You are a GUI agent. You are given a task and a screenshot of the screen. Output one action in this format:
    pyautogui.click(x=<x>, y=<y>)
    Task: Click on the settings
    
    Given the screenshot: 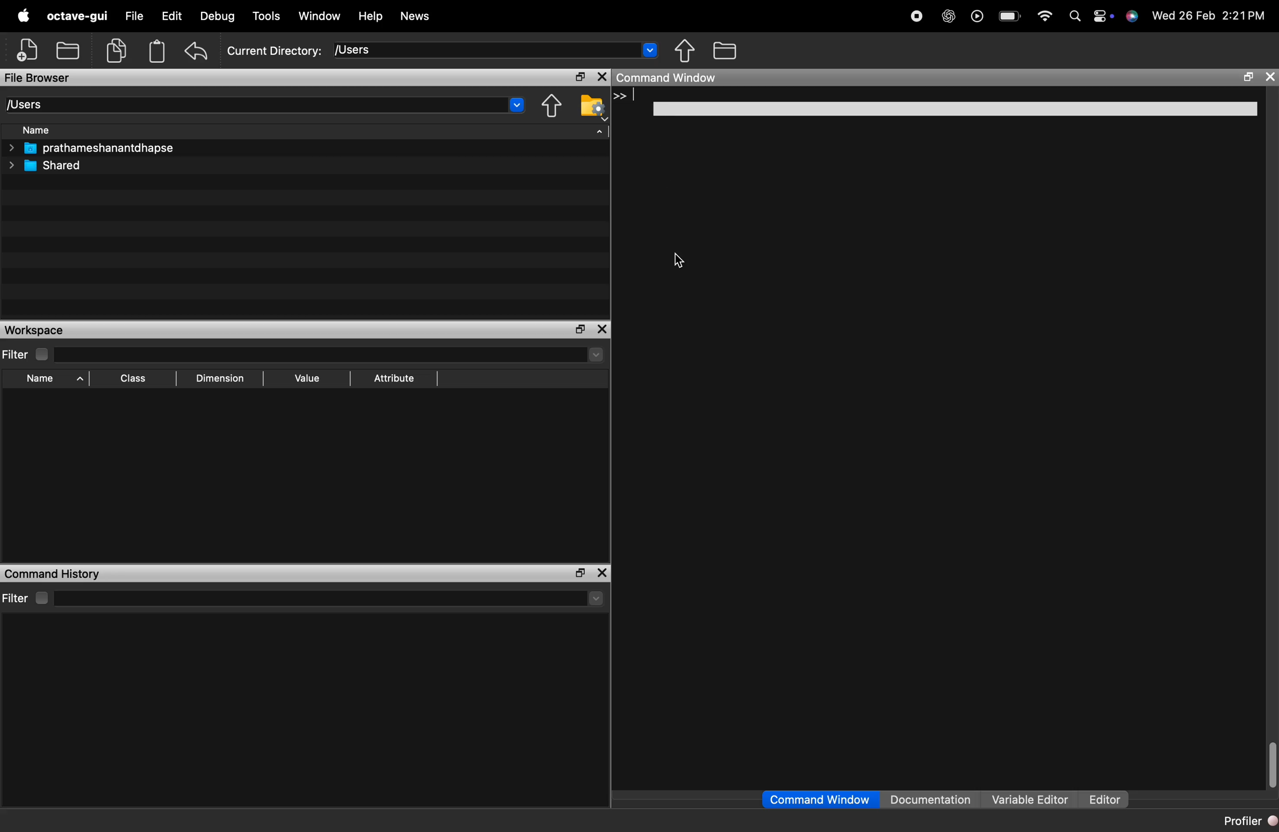 What is the action you would take?
    pyautogui.click(x=1106, y=15)
    